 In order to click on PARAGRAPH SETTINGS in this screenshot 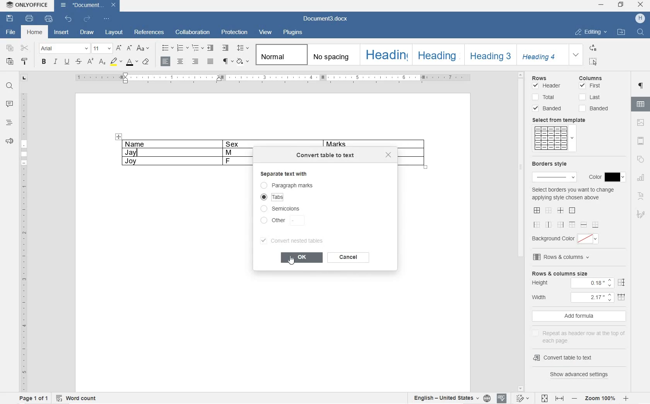, I will do `click(640, 87)`.